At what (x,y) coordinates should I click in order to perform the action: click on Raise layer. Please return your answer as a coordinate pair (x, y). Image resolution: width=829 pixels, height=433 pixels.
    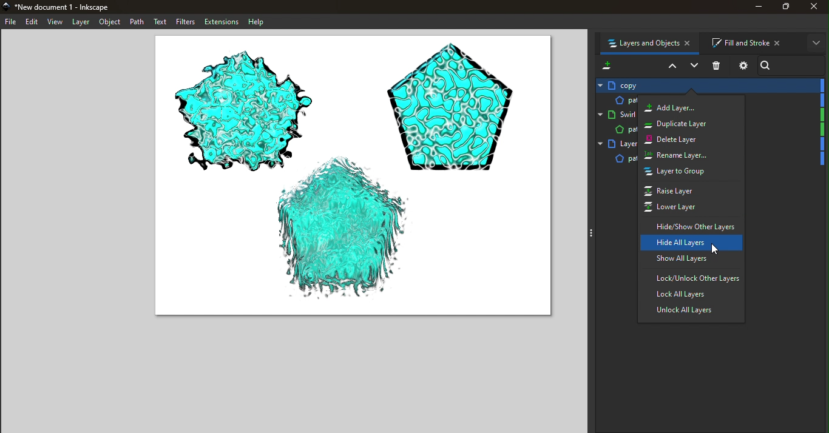
    Looking at the image, I should click on (685, 190).